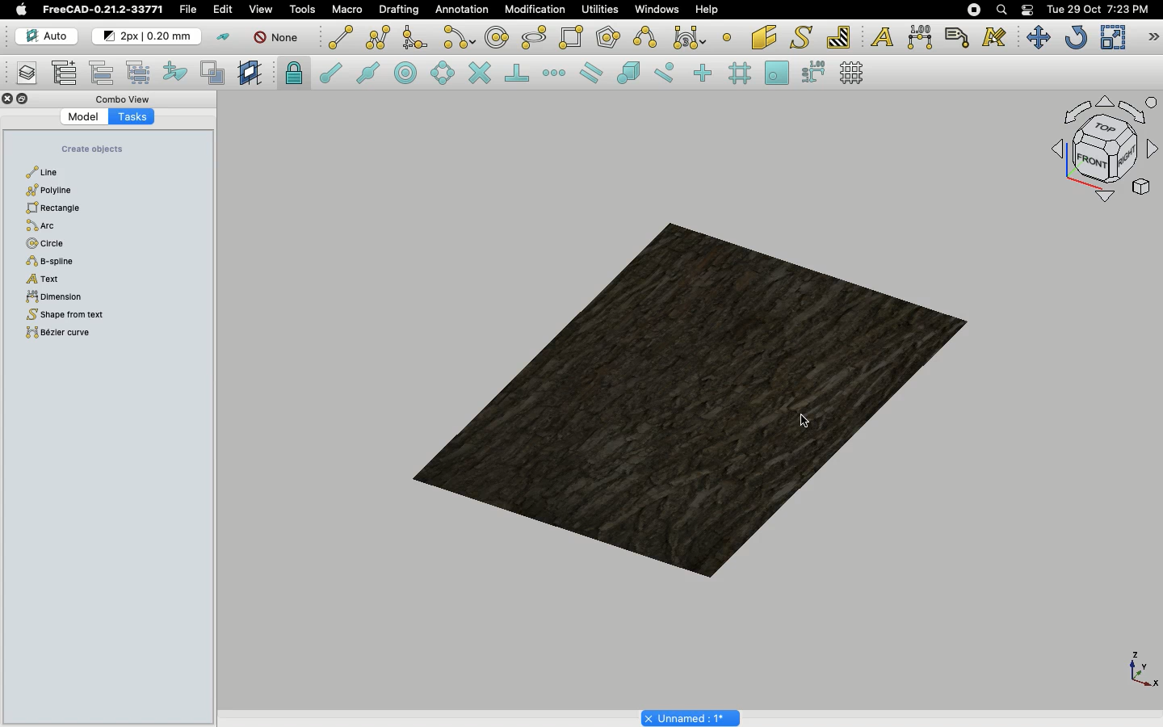 The image size is (1163, 727). Describe the element at coordinates (882, 36) in the screenshot. I see `Text` at that location.